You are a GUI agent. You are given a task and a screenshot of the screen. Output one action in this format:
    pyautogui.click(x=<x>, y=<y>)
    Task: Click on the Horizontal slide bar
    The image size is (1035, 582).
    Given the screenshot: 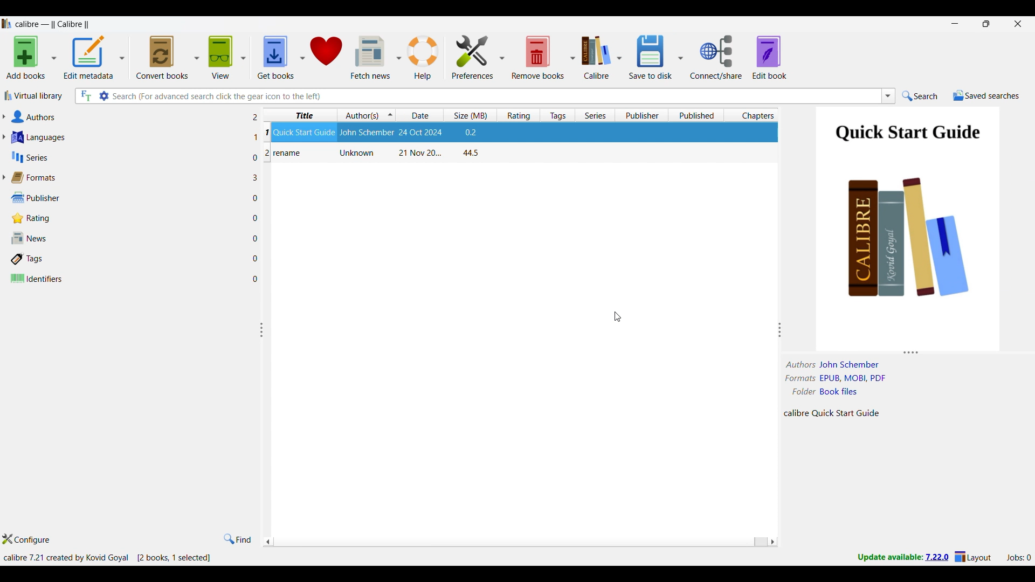 What is the action you would take?
    pyautogui.click(x=521, y=542)
    